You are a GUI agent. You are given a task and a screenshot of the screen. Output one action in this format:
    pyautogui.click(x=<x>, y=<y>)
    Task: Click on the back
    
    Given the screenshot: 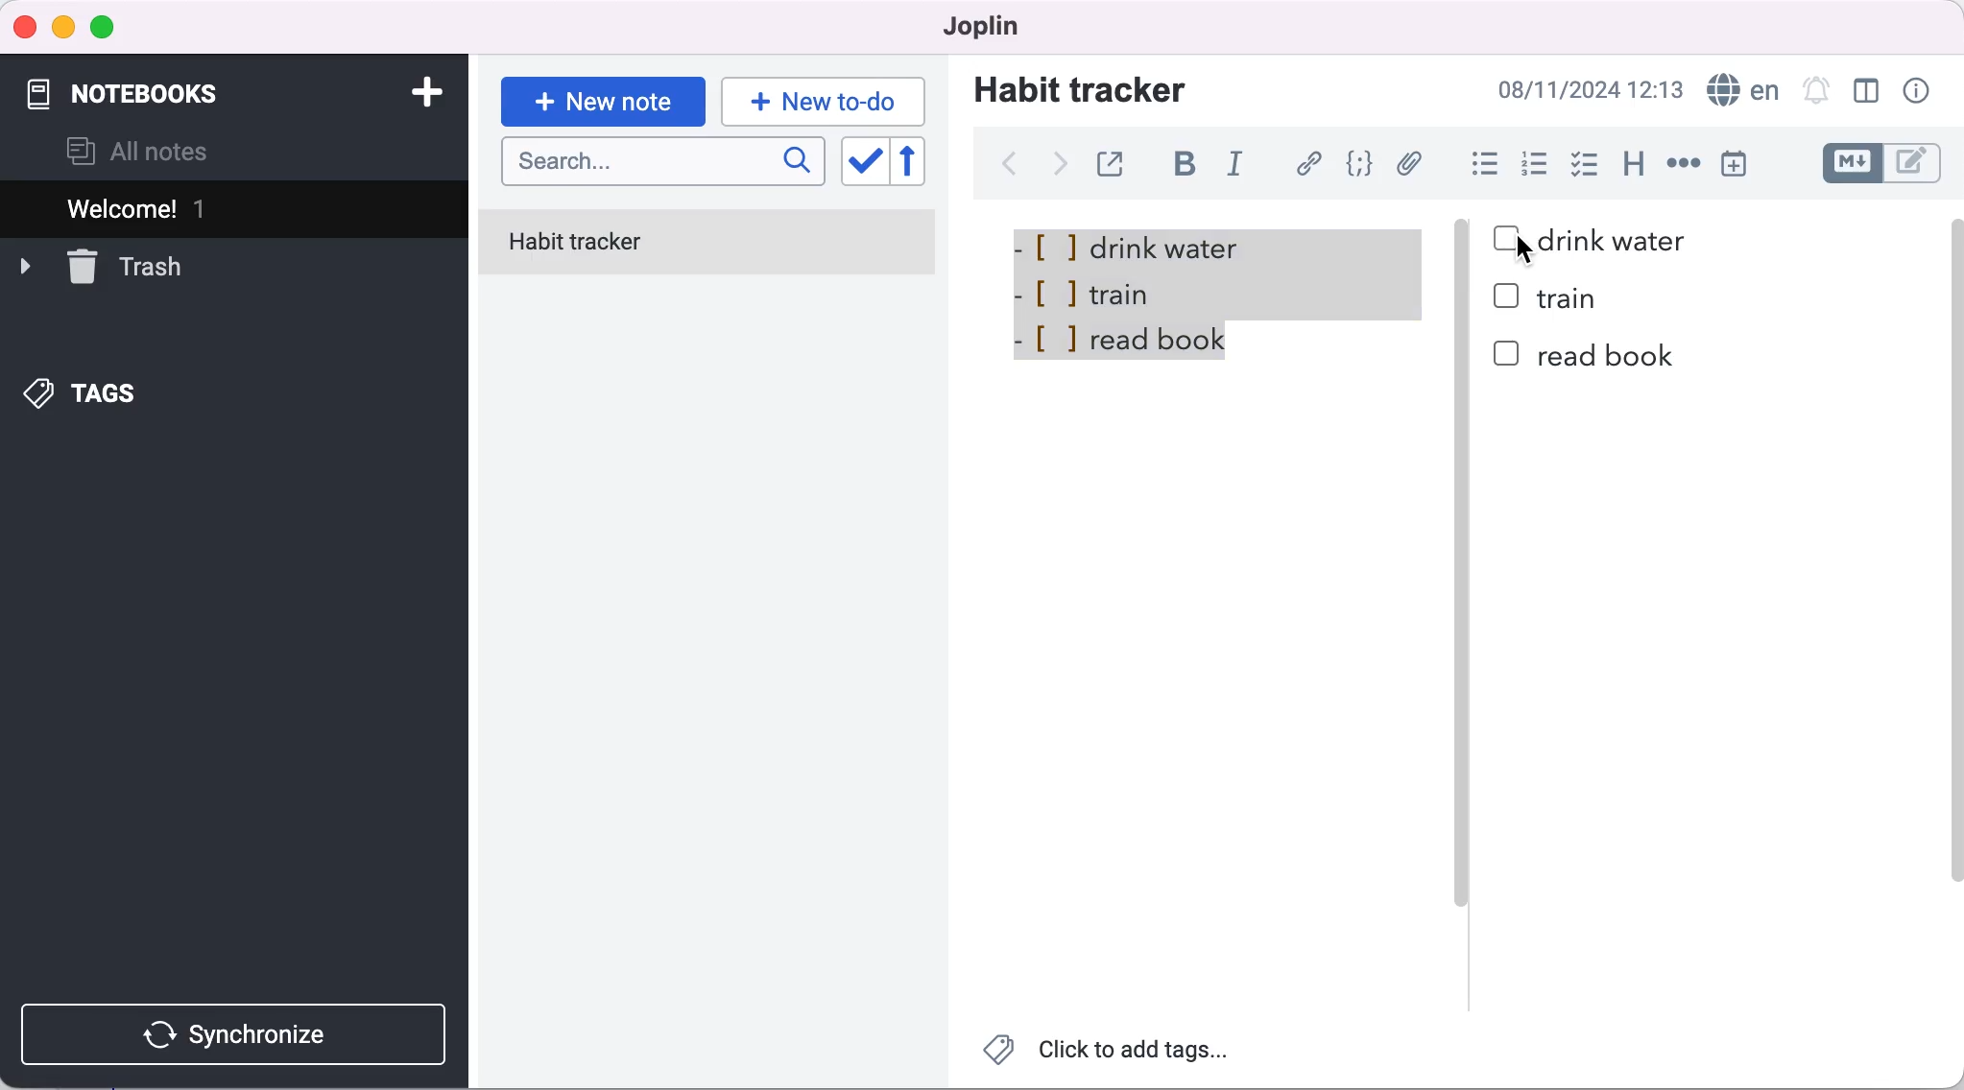 What is the action you would take?
    pyautogui.click(x=1008, y=164)
    